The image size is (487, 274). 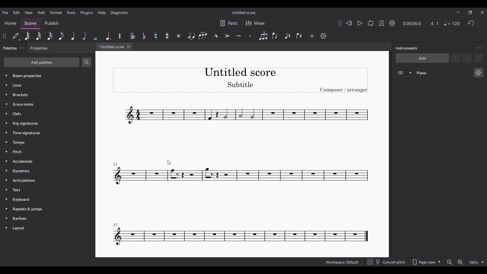 What do you see at coordinates (479, 73) in the screenshot?
I see `Instrument settings` at bounding box center [479, 73].